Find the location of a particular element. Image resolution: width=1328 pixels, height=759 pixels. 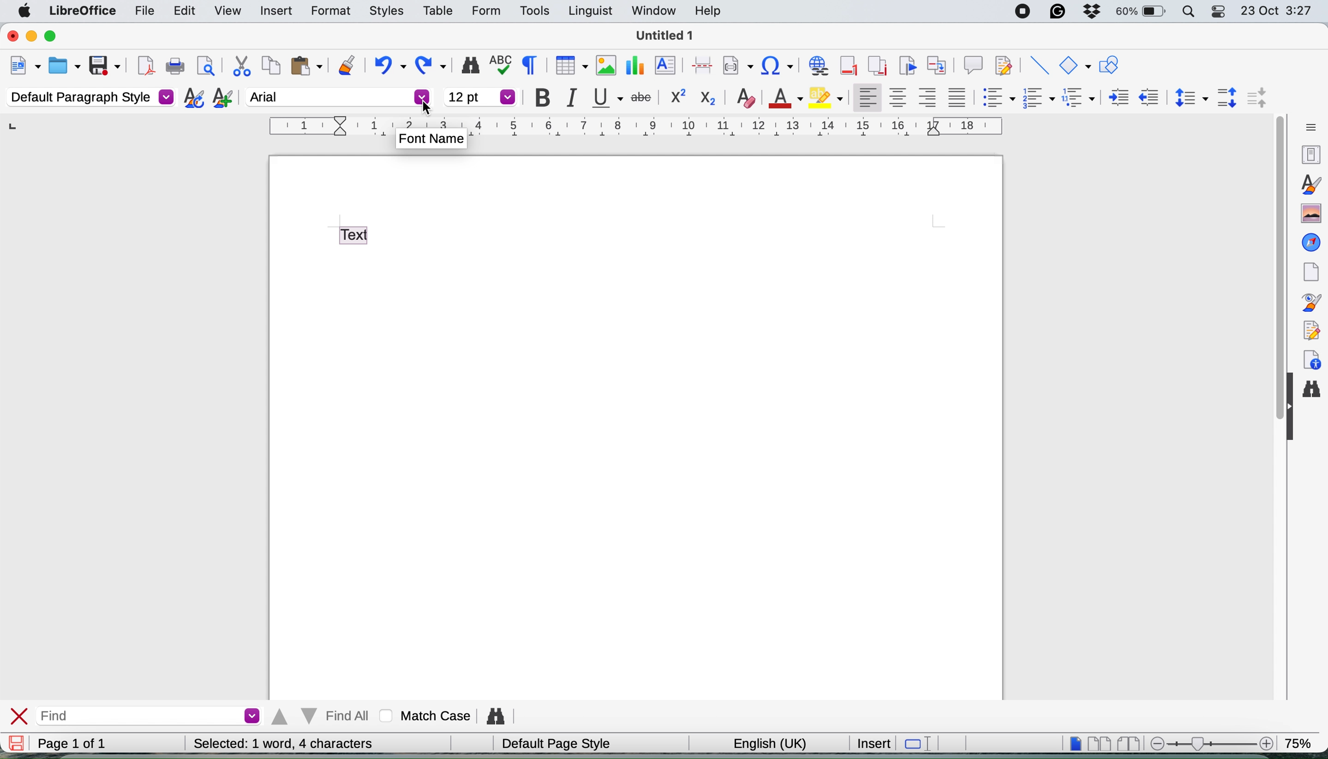

collapse is located at coordinates (1290, 412).